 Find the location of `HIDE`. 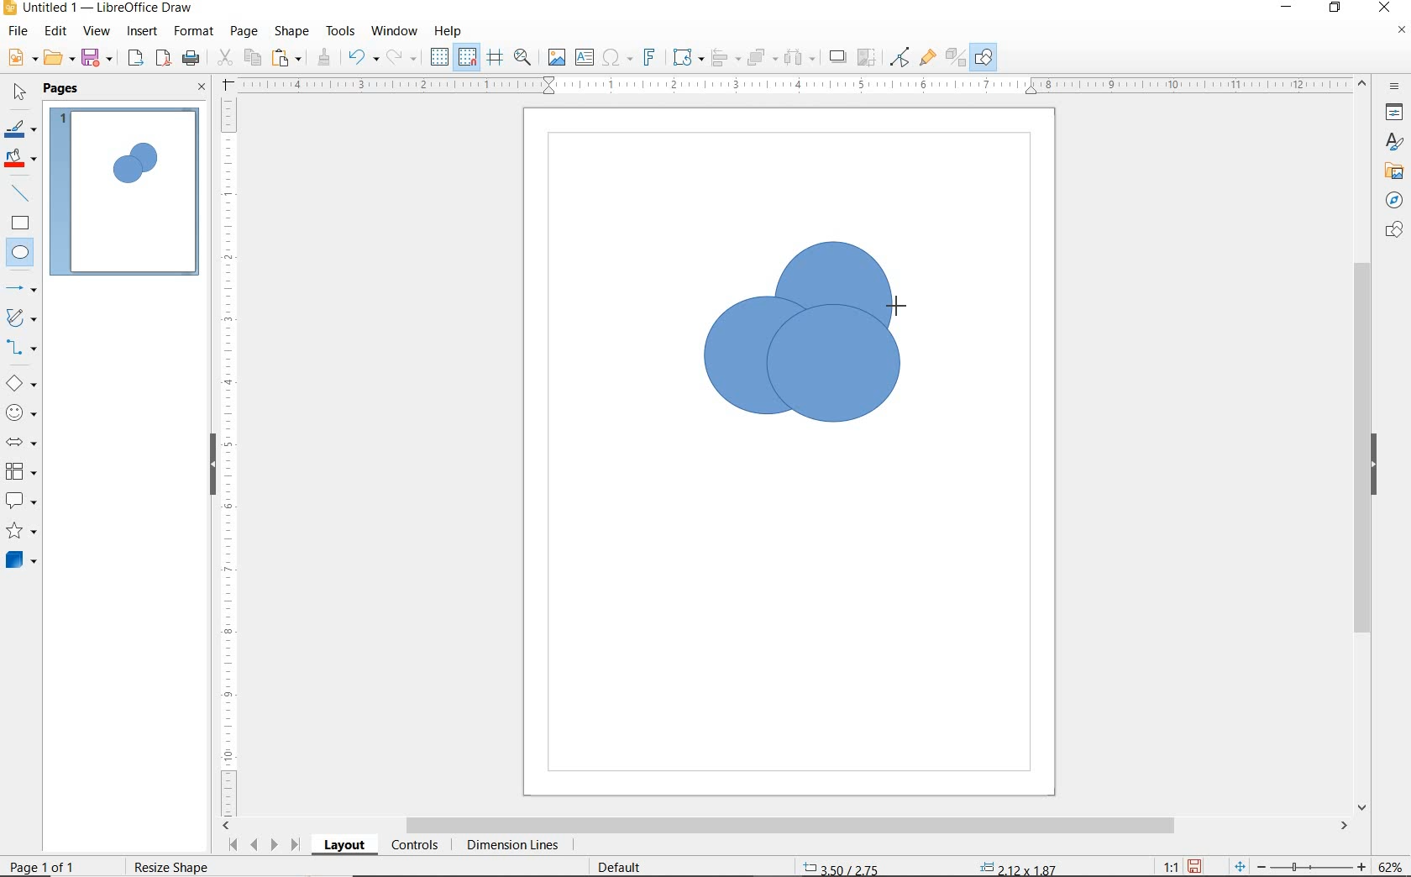

HIDE is located at coordinates (1378, 465).